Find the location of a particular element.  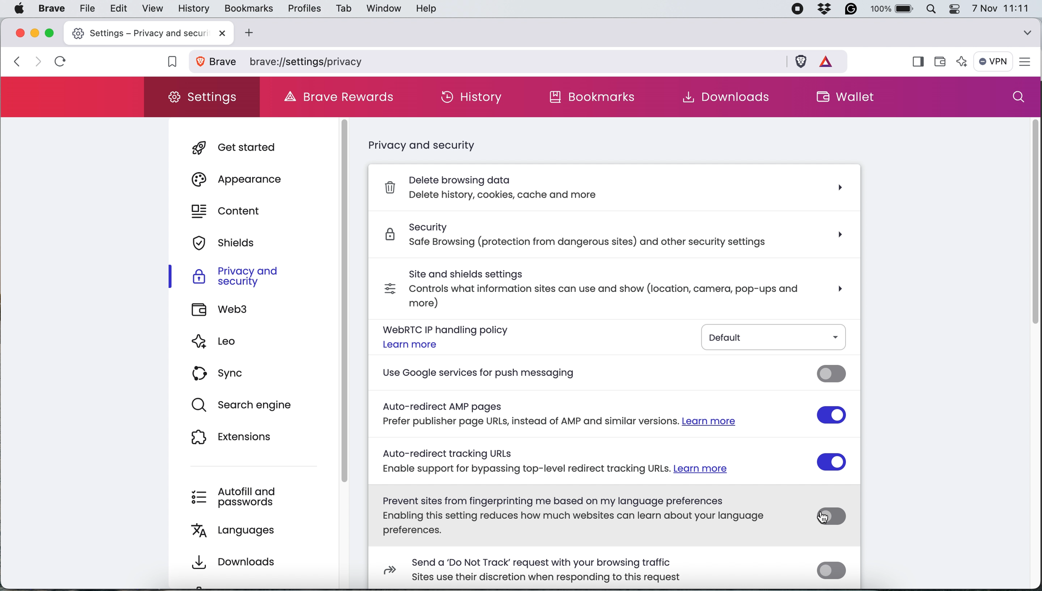

maximise is located at coordinates (51, 32).